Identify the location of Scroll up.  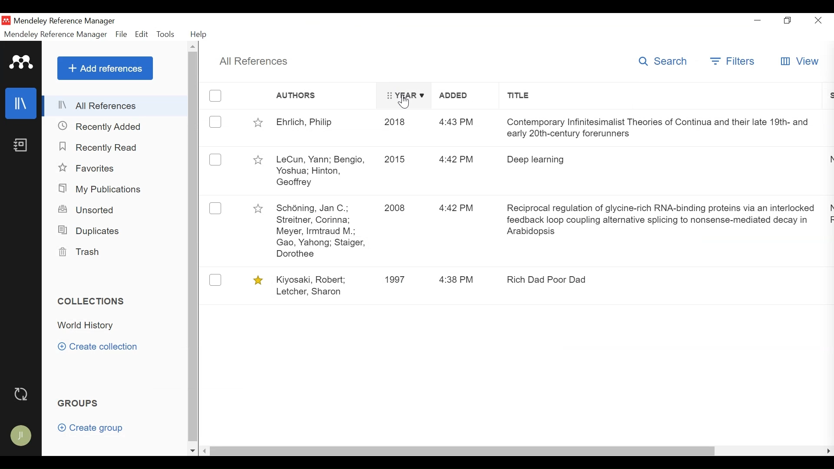
(194, 46).